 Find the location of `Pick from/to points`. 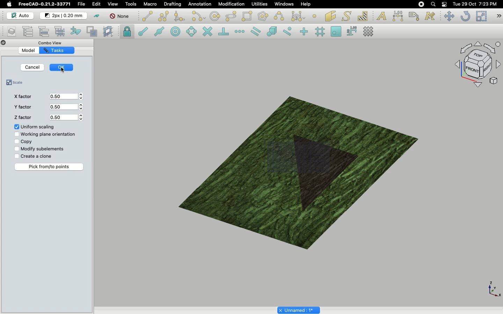

Pick from/to points is located at coordinates (50, 167).